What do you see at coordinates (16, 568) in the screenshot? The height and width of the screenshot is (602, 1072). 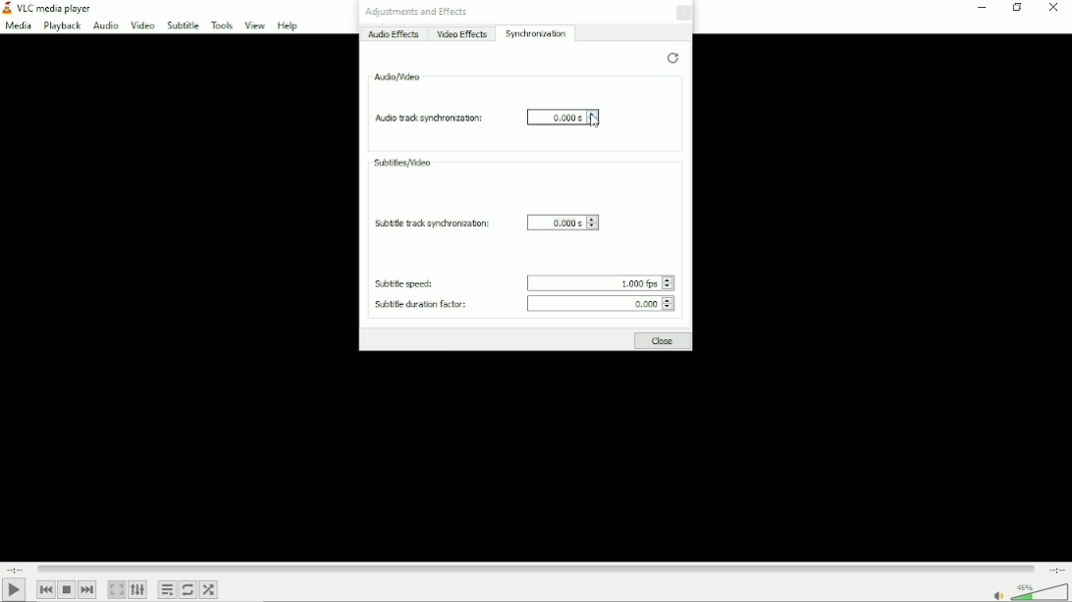 I see `Elapsed time` at bounding box center [16, 568].